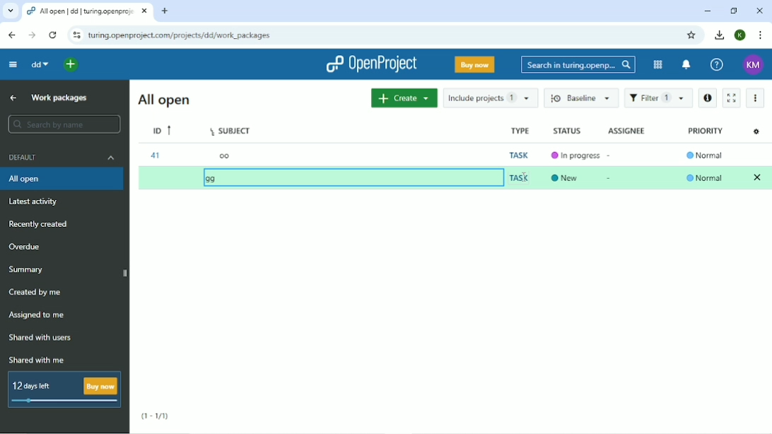 The height and width of the screenshot is (434, 772). Describe the element at coordinates (36, 293) in the screenshot. I see `Created by me` at that location.